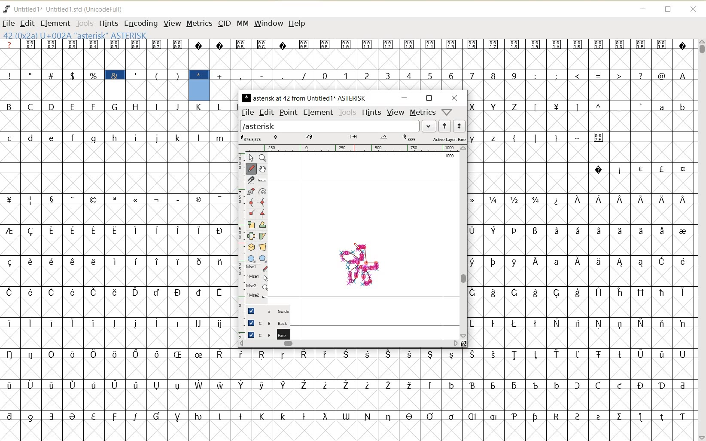 Image resolution: width=706 pixels, height=441 pixels. Describe the element at coordinates (116, 270) in the screenshot. I see `GLYPHY CHARACTERS` at that location.